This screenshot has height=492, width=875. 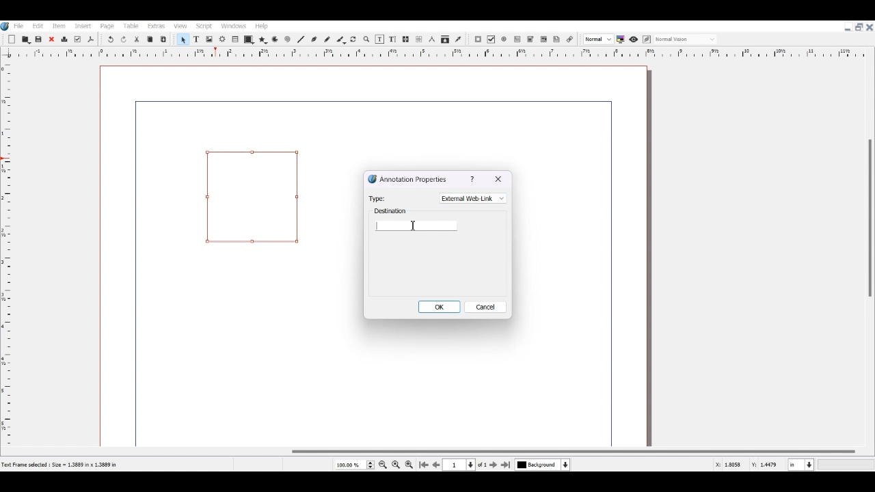 I want to click on External Web Link, so click(x=473, y=198).